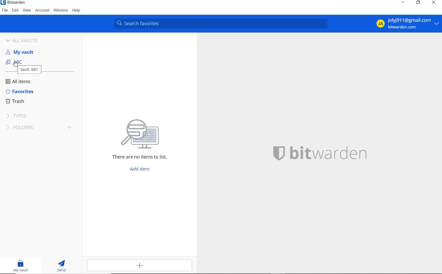 This screenshot has height=274, width=442. What do you see at coordinates (30, 70) in the screenshot?
I see `vault: ABC` at bounding box center [30, 70].